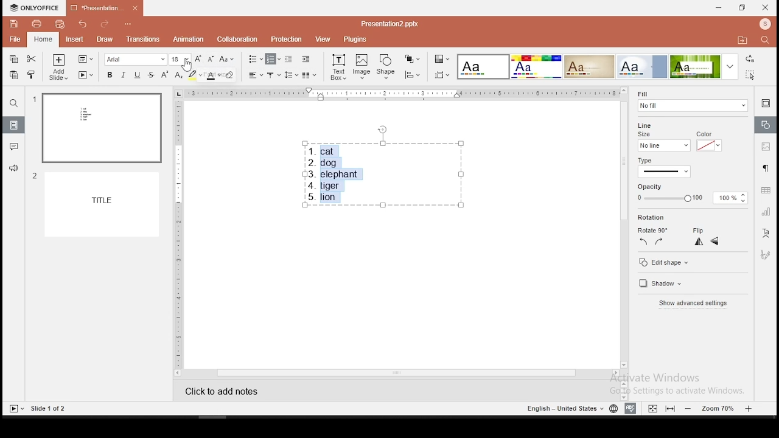  What do you see at coordinates (97, 128) in the screenshot?
I see `slide 1` at bounding box center [97, 128].